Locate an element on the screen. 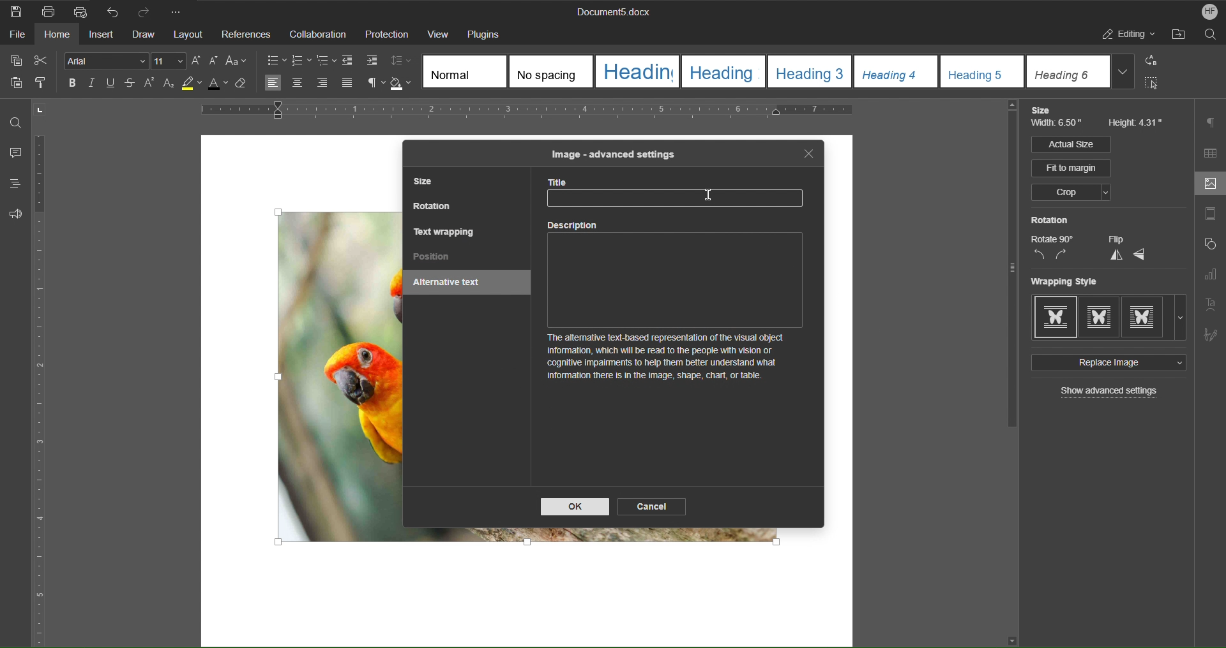 The image size is (1226, 648).  is located at coordinates (1063, 281).